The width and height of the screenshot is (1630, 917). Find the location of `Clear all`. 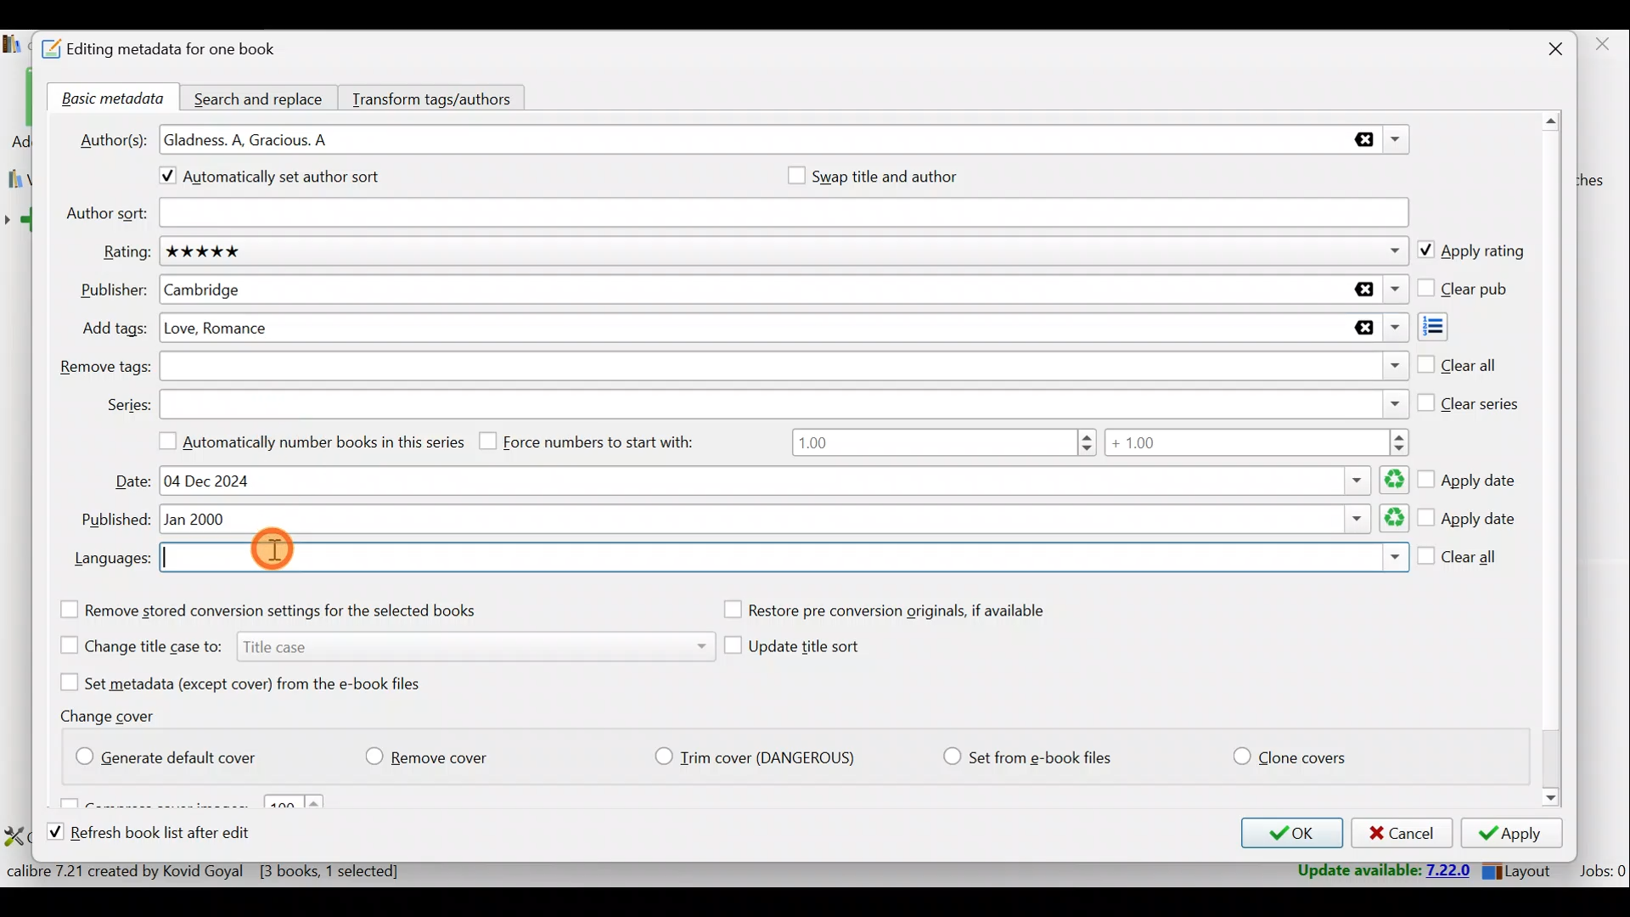

Clear all is located at coordinates (1460, 560).